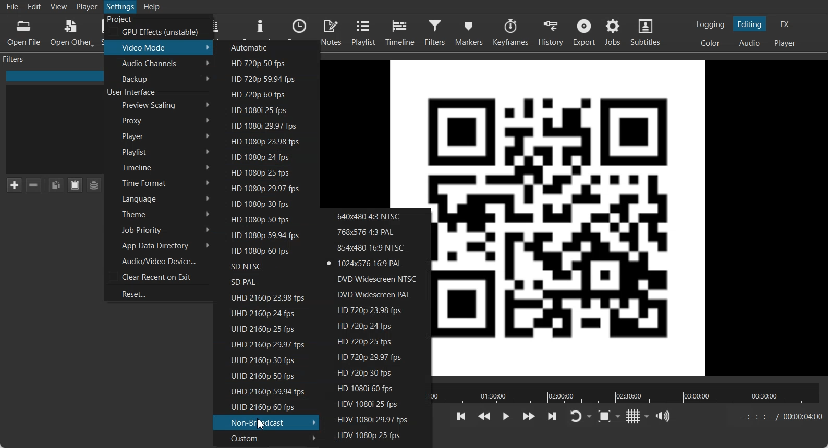 This screenshot has width=828, height=448. Describe the element at coordinates (159, 166) in the screenshot. I see `Timeline` at that location.